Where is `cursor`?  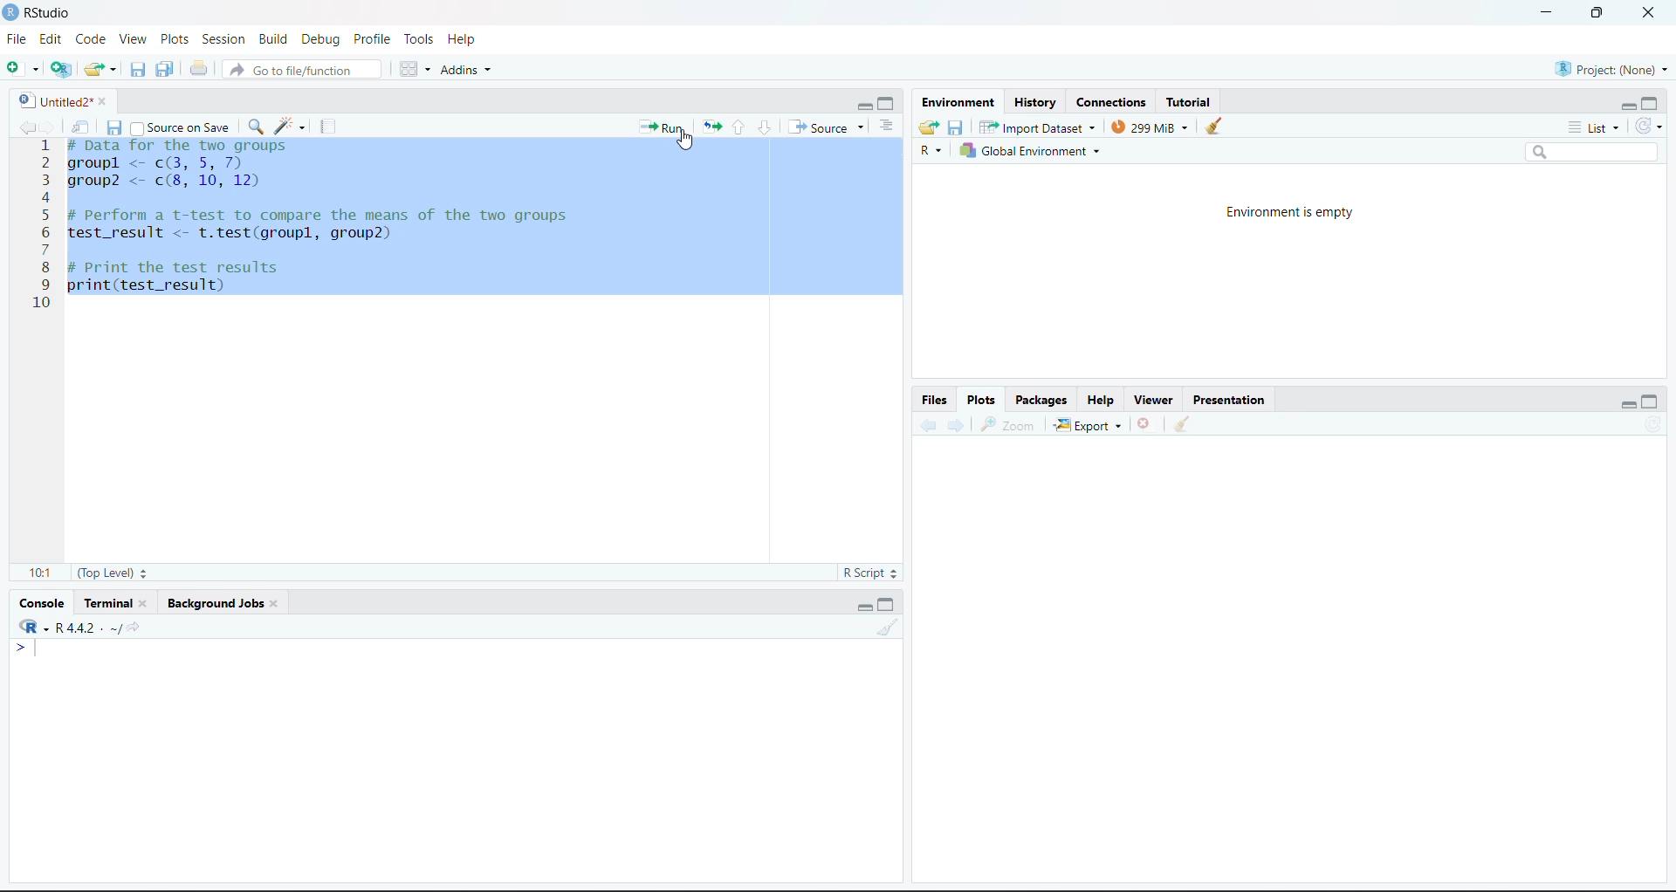 cursor is located at coordinates (688, 140).